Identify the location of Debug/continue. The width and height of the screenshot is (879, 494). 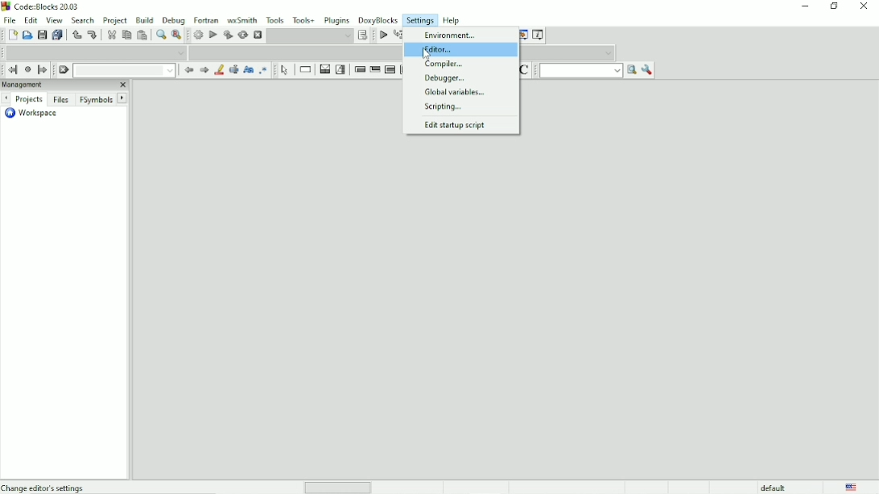
(382, 35).